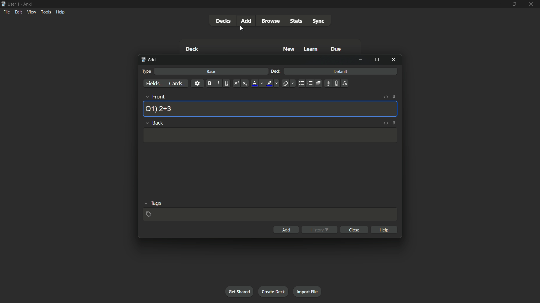  What do you see at coordinates (286, 230) in the screenshot?
I see `add` at bounding box center [286, 230].